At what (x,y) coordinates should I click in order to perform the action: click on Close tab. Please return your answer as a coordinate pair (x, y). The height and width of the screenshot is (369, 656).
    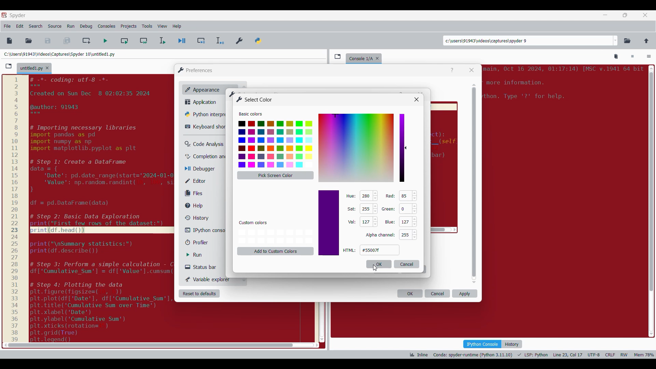
    Looking at the image, I should click on (379, 57).